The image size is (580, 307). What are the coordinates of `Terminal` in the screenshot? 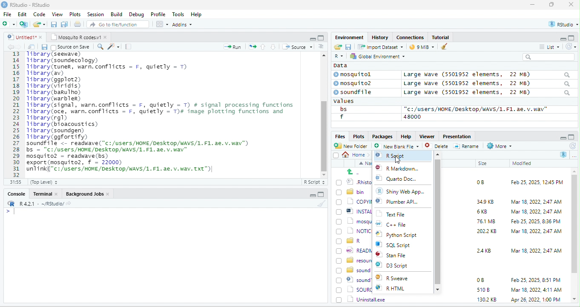 It's located at (46, 193).